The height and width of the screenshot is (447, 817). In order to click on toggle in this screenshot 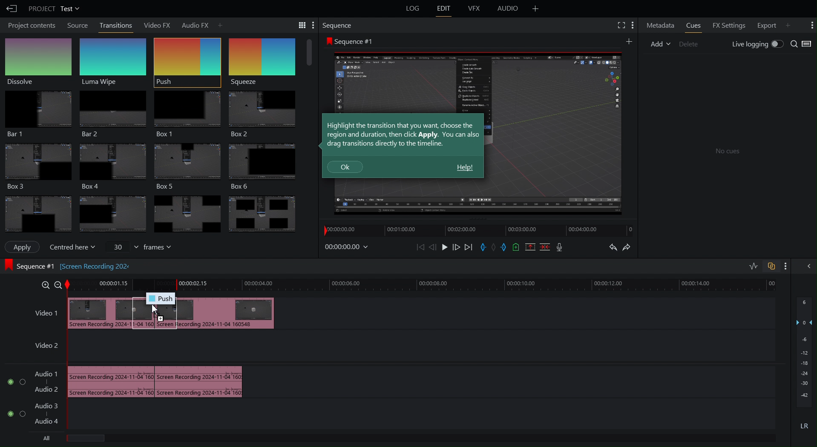, I will do `click(8, 384)`.